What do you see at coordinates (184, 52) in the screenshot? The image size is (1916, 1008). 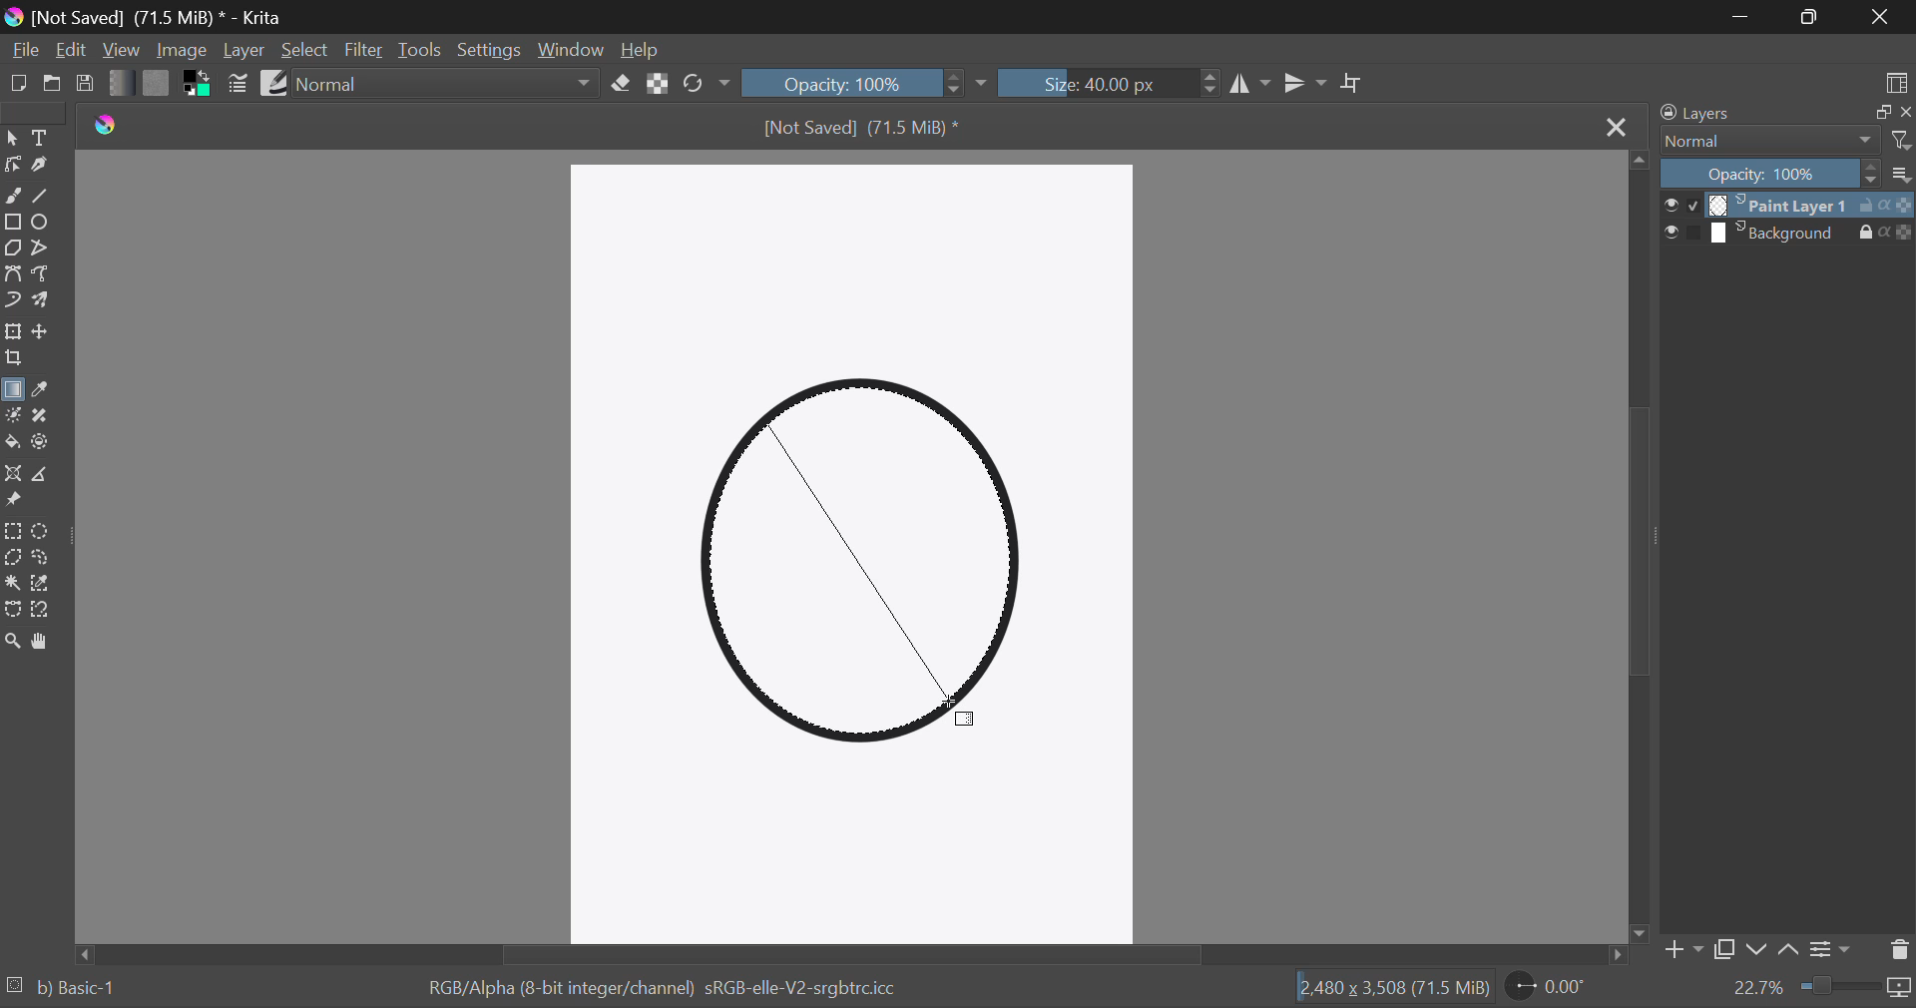 I see `Image` at bounding box center [184, 52].